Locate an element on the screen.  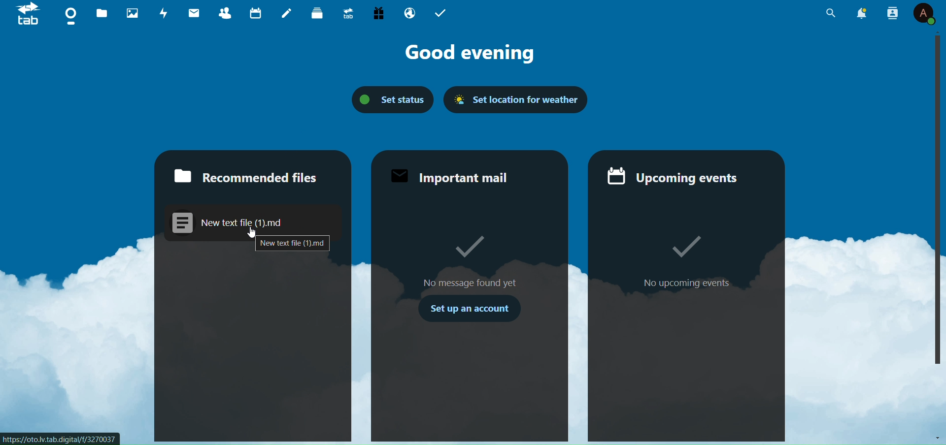
upgrade is located at coordinates (350, 12).